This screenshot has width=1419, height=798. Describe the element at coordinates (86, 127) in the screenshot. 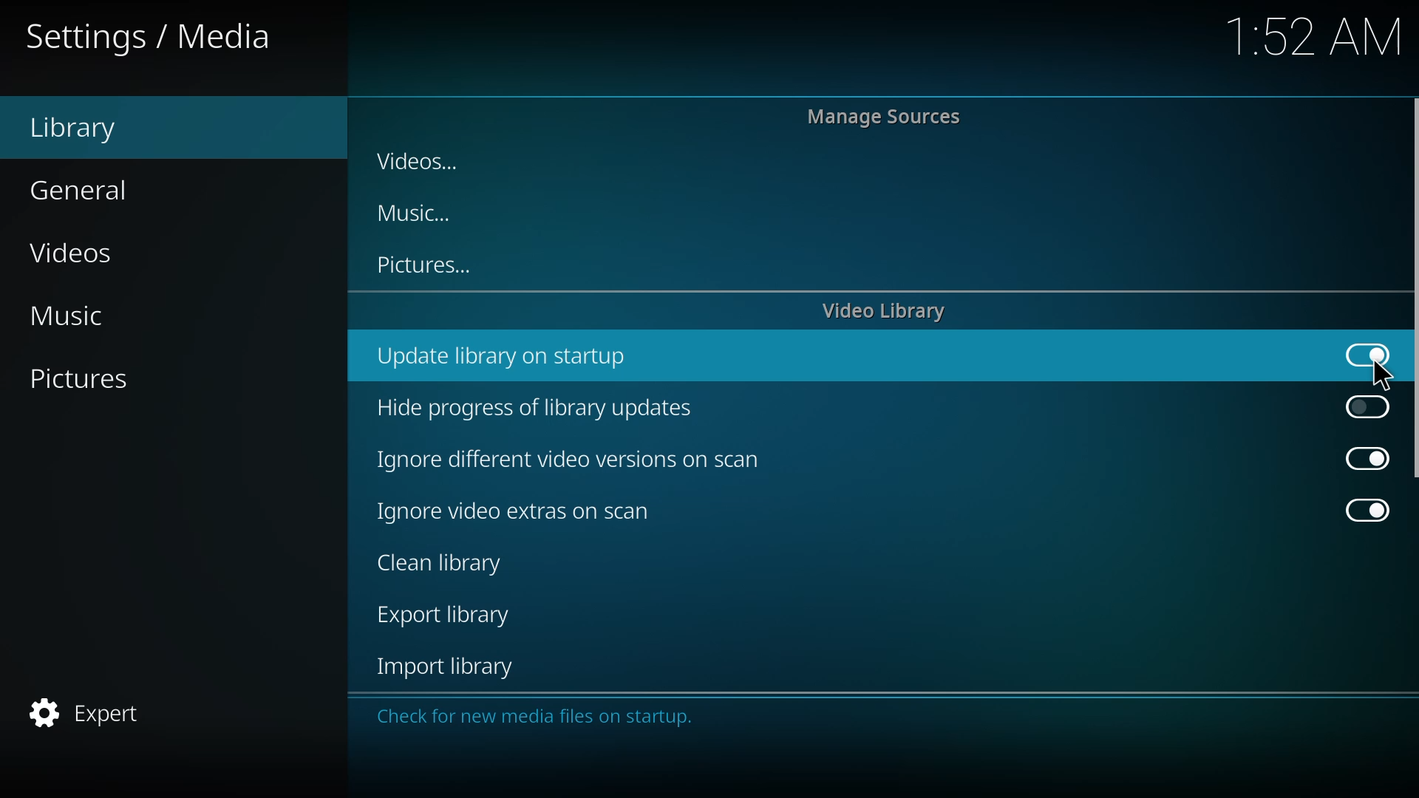

I see `library` at that location.